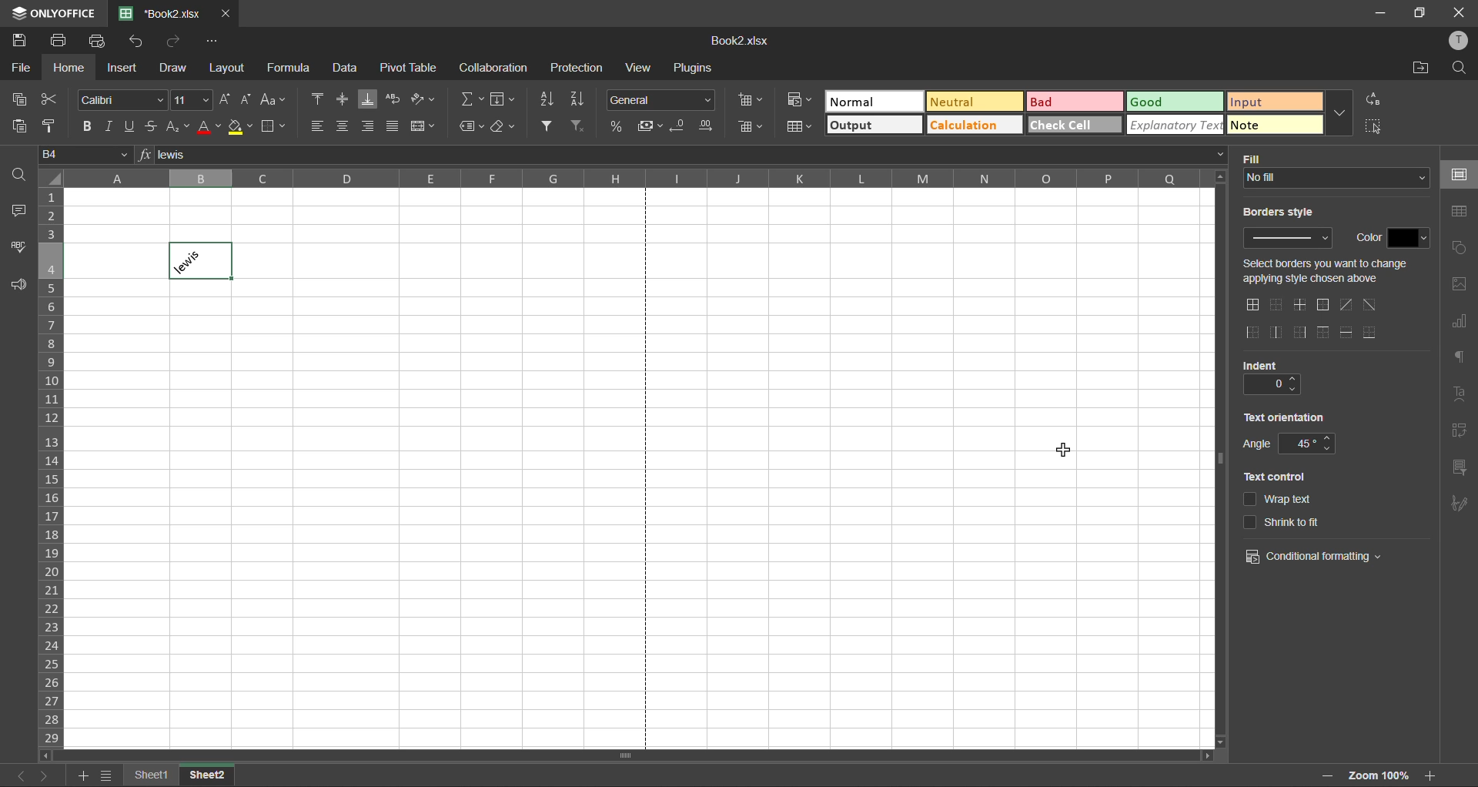 The image size is (1478, 787). Describe the element at coordinates (973, 102) in the screenshot. I see `neutral` at that location.